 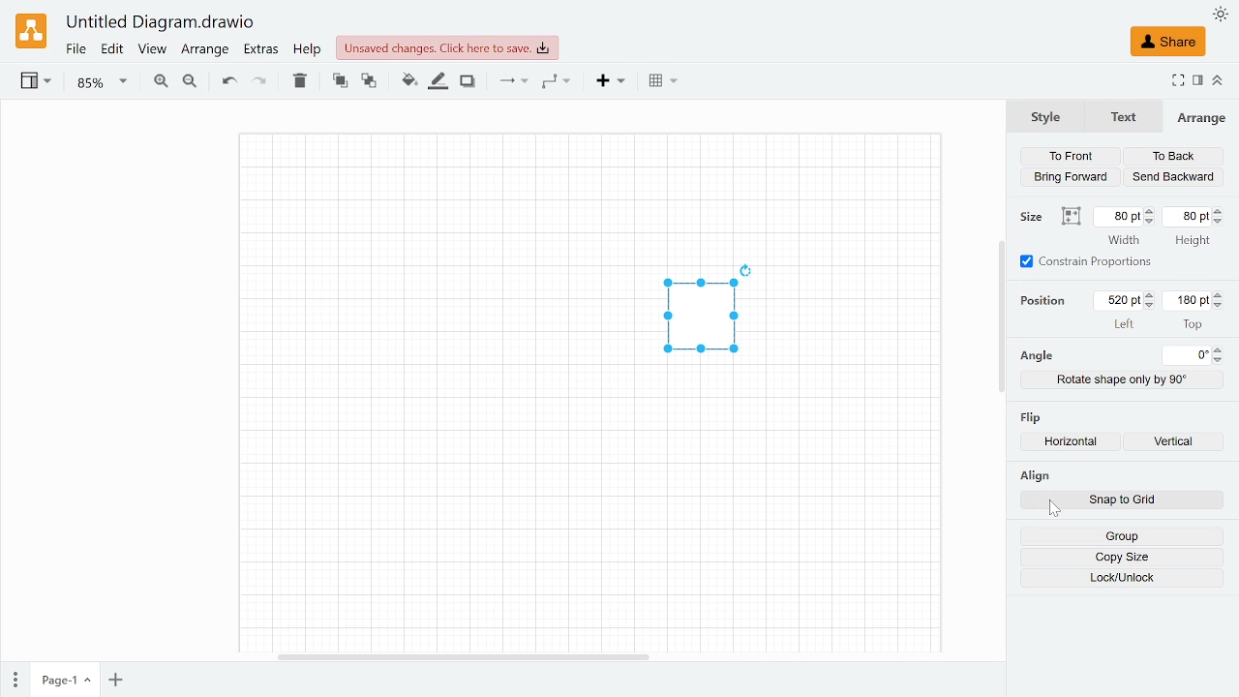 What do you see at coordinates (1071, 217) in the screenshot?
I see `Autosize` at bounding box center [1071, 217].